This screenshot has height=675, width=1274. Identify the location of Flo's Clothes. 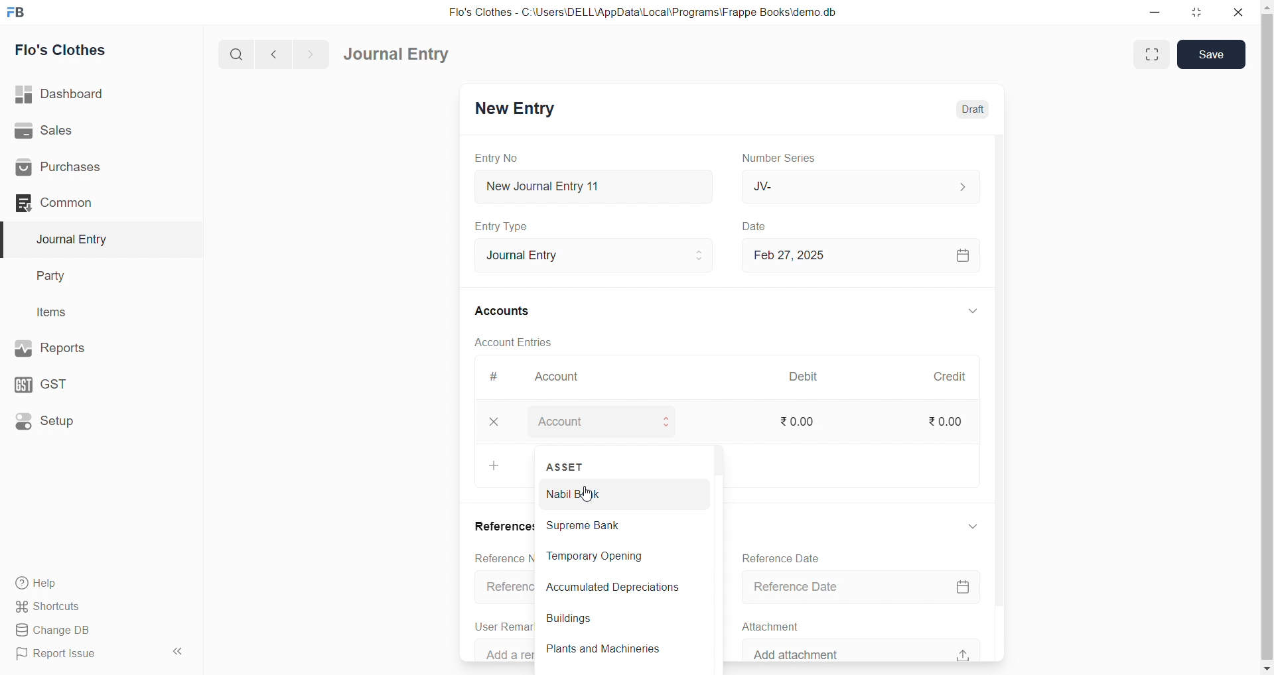
(68, 50).